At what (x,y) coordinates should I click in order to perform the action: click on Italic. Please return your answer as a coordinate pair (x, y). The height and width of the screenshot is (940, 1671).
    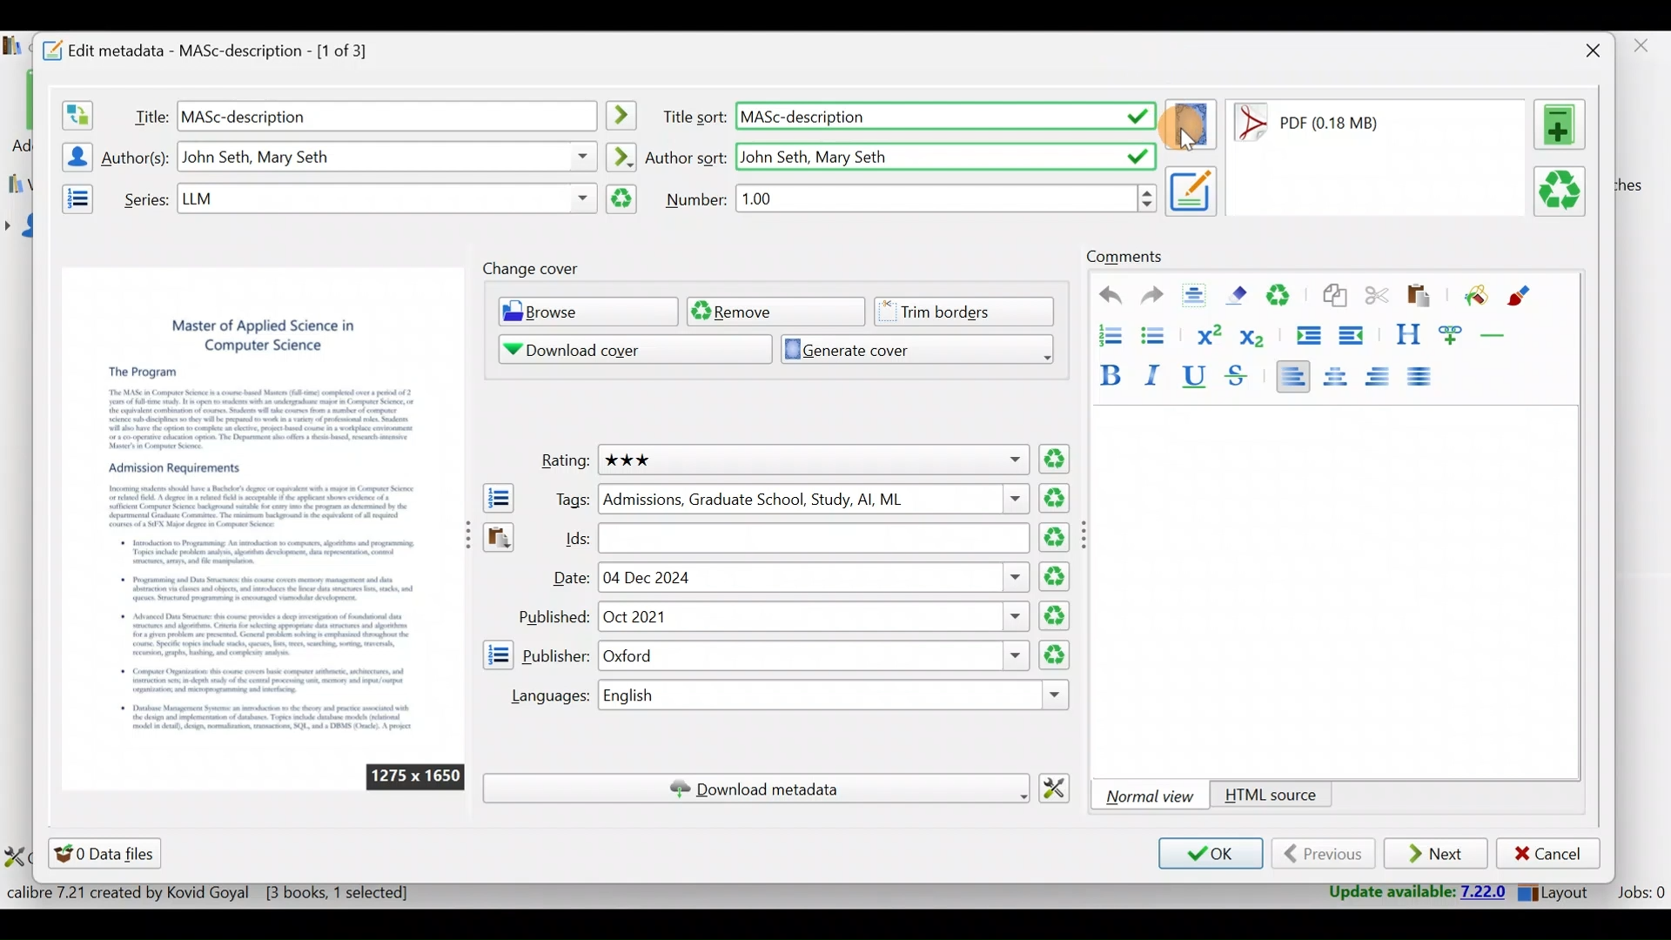
    Looking at the image, I should click on (1157, 374).